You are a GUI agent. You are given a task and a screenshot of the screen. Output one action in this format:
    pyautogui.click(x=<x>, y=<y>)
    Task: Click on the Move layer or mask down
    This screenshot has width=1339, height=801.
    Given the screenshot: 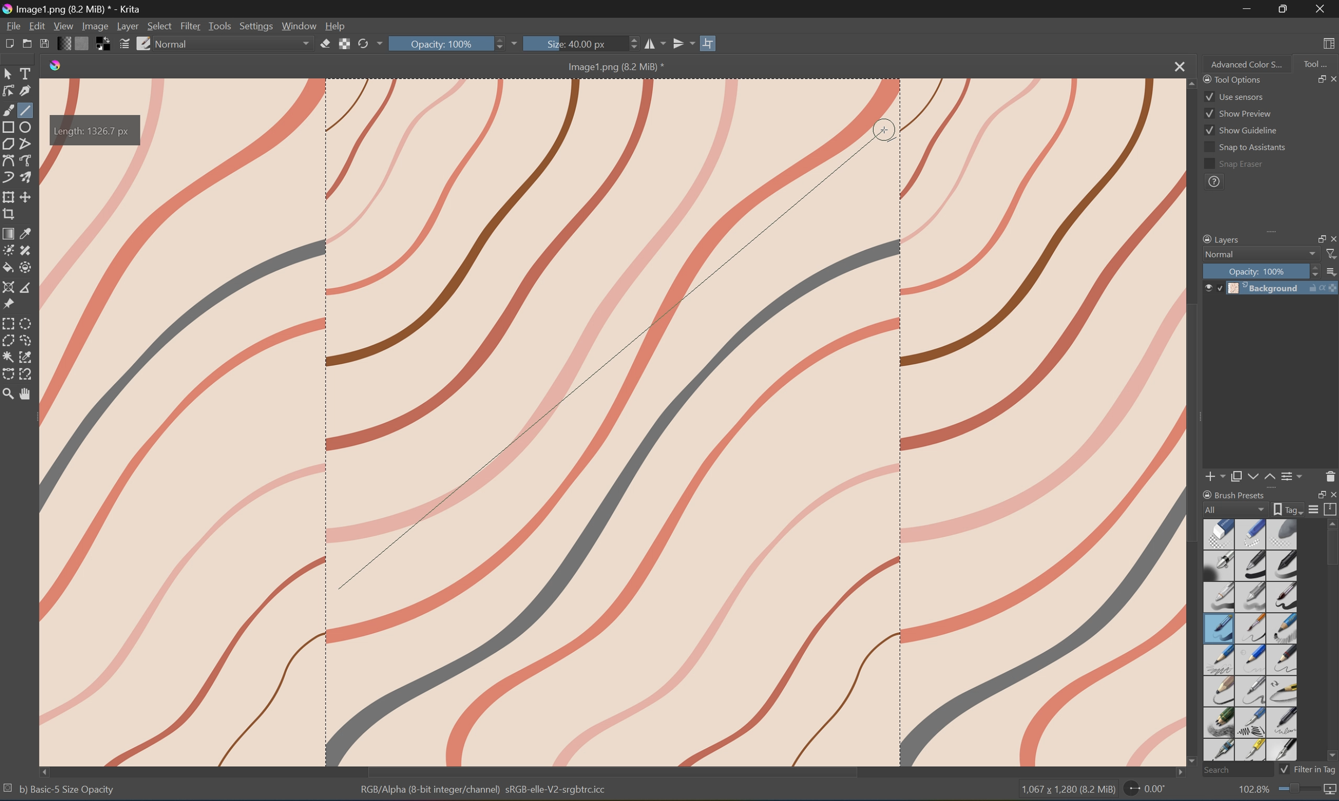 What is the action you would take?
    pyautogui.click(x=1251, y=476)
    